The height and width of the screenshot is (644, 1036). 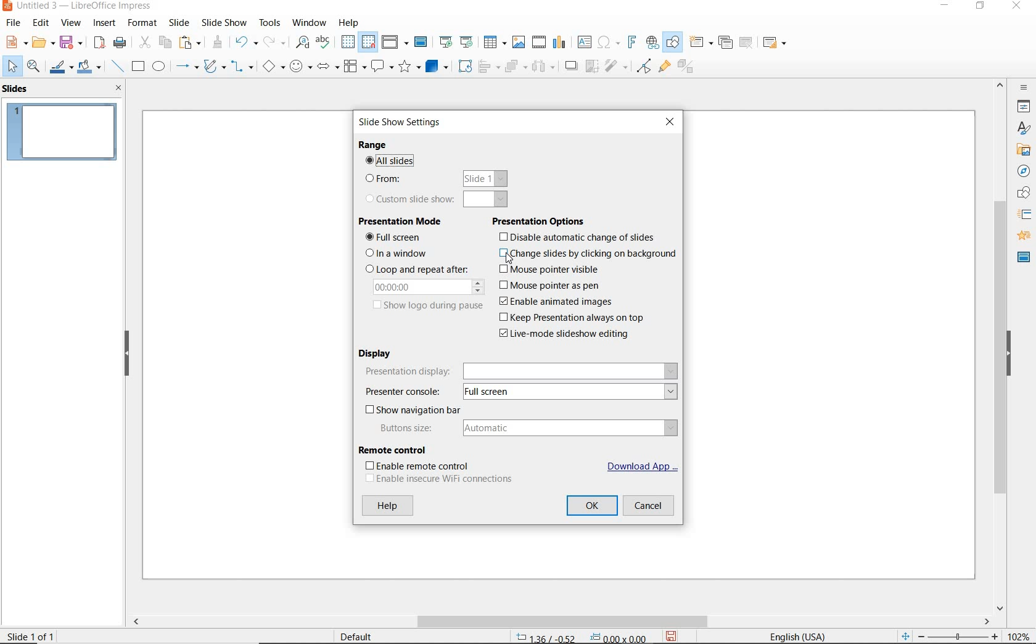 I want to click on VIEW, so click(x=72, y=23).